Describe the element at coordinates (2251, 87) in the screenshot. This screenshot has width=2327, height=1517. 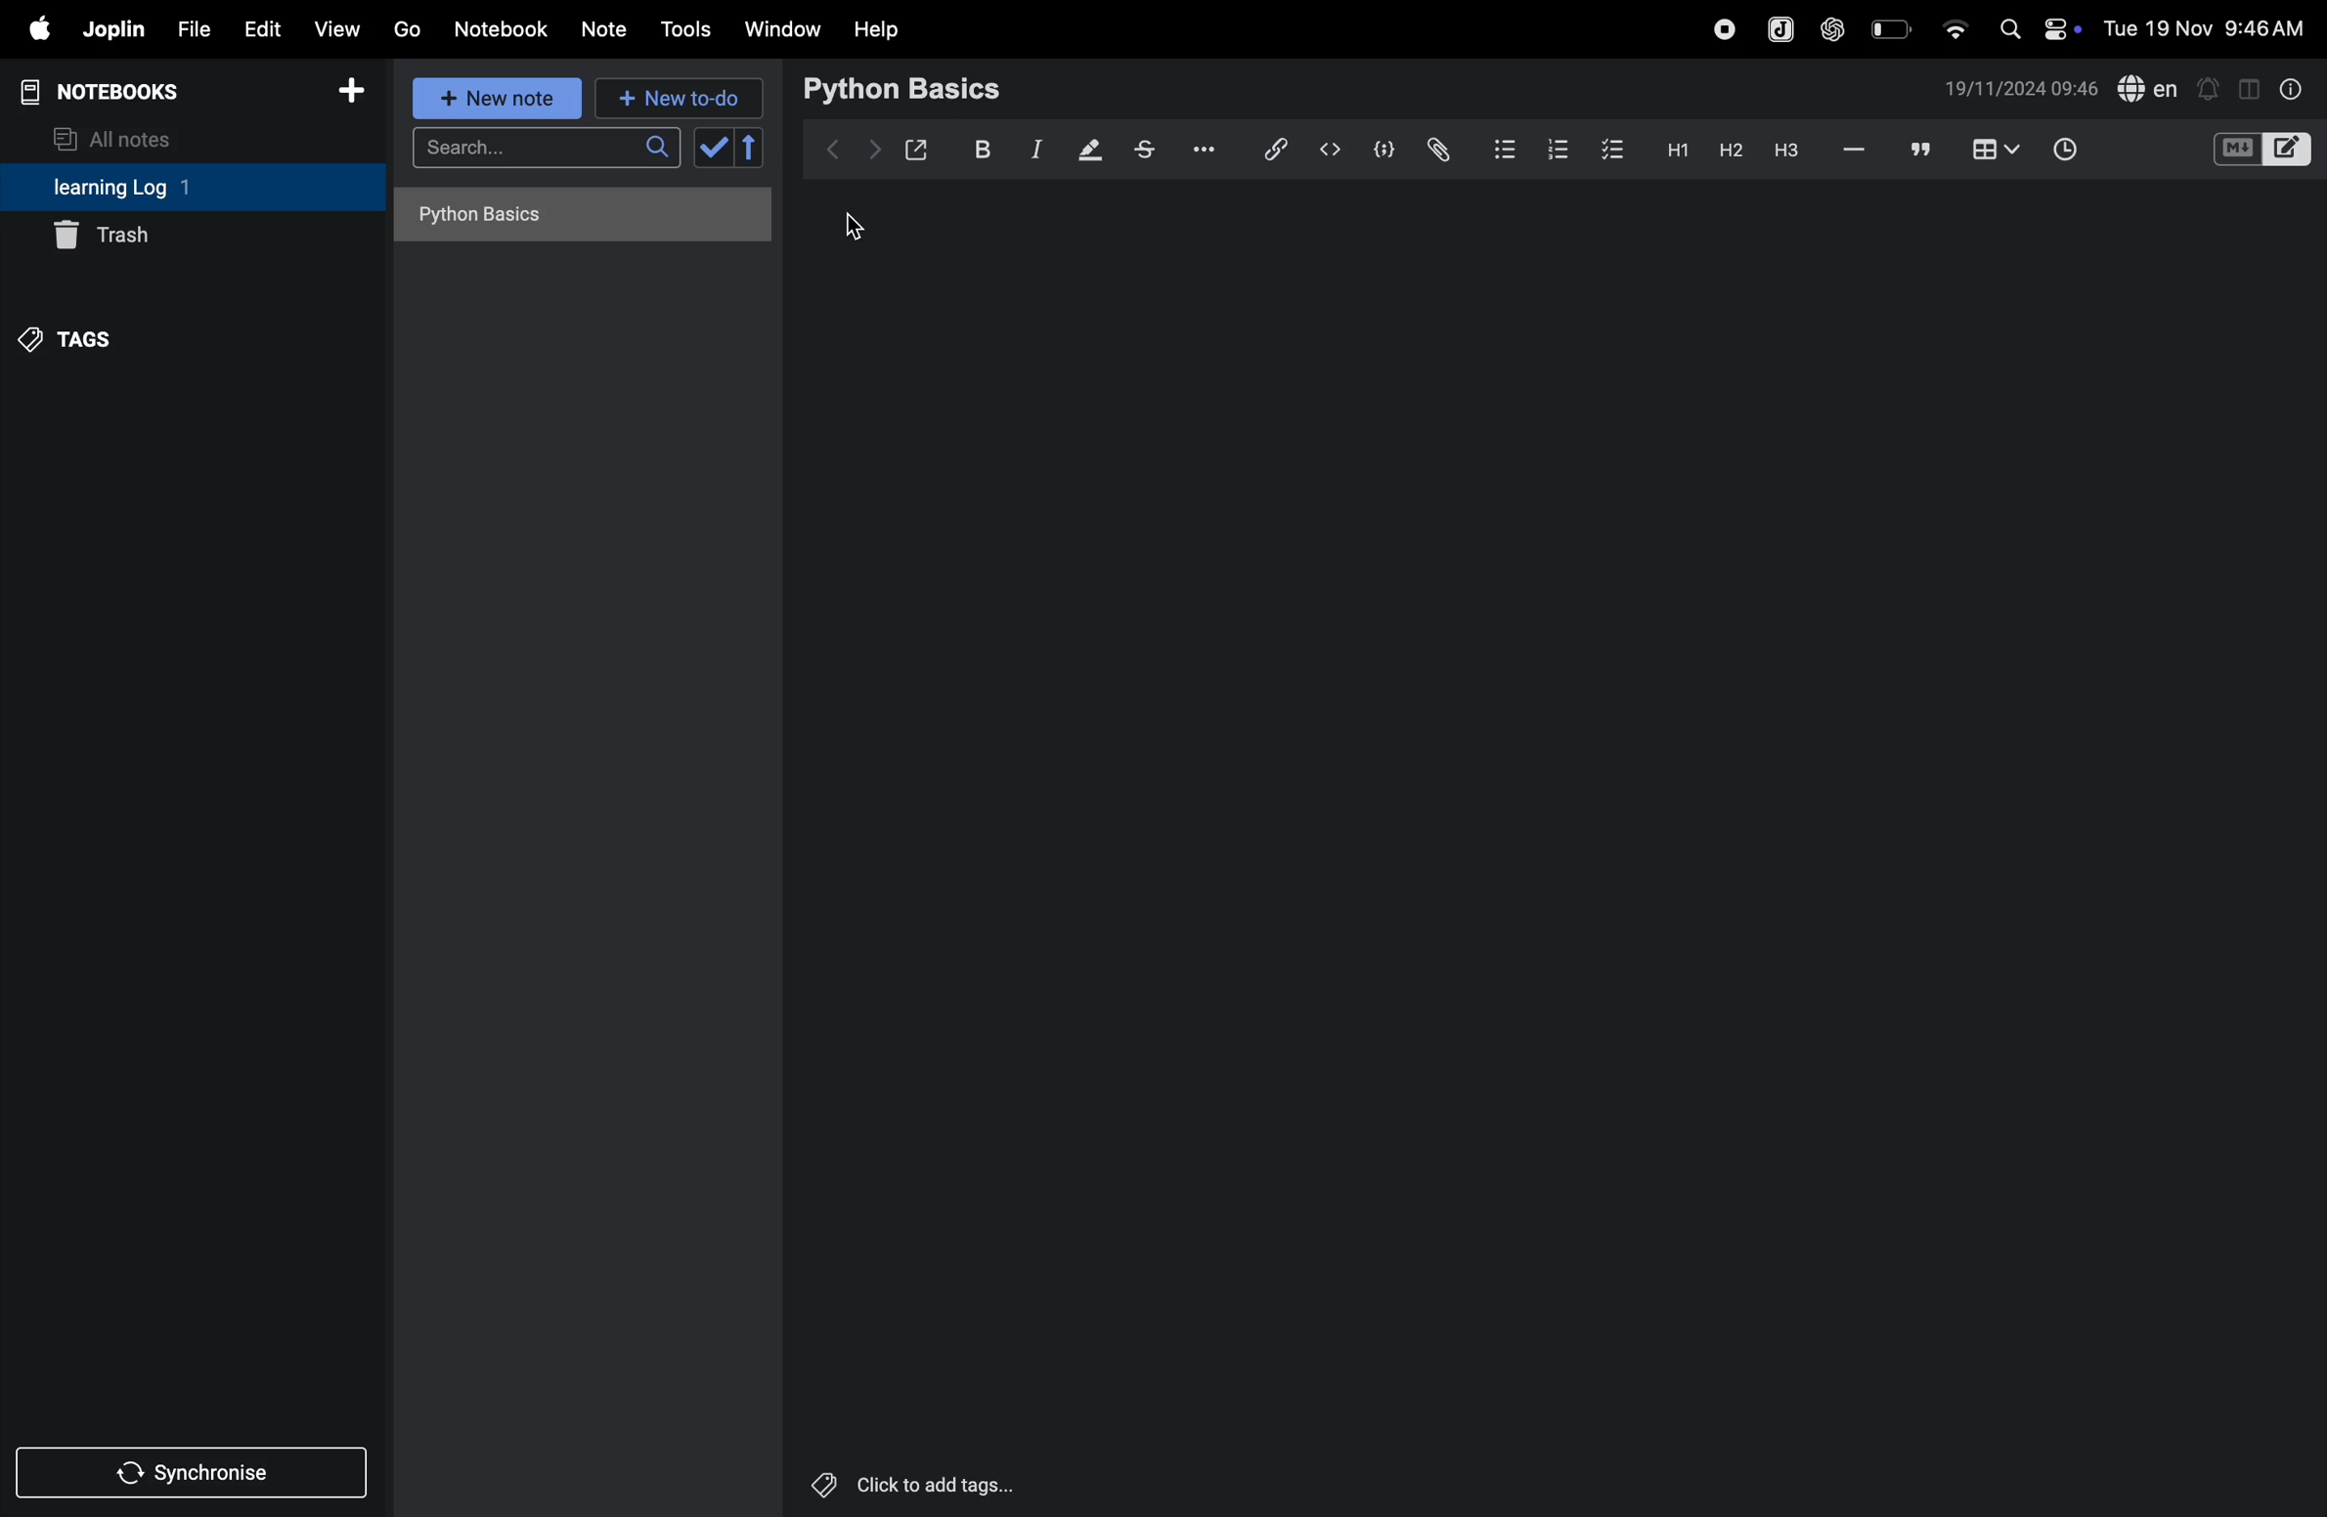
I see `toggle editor layout` at that location.